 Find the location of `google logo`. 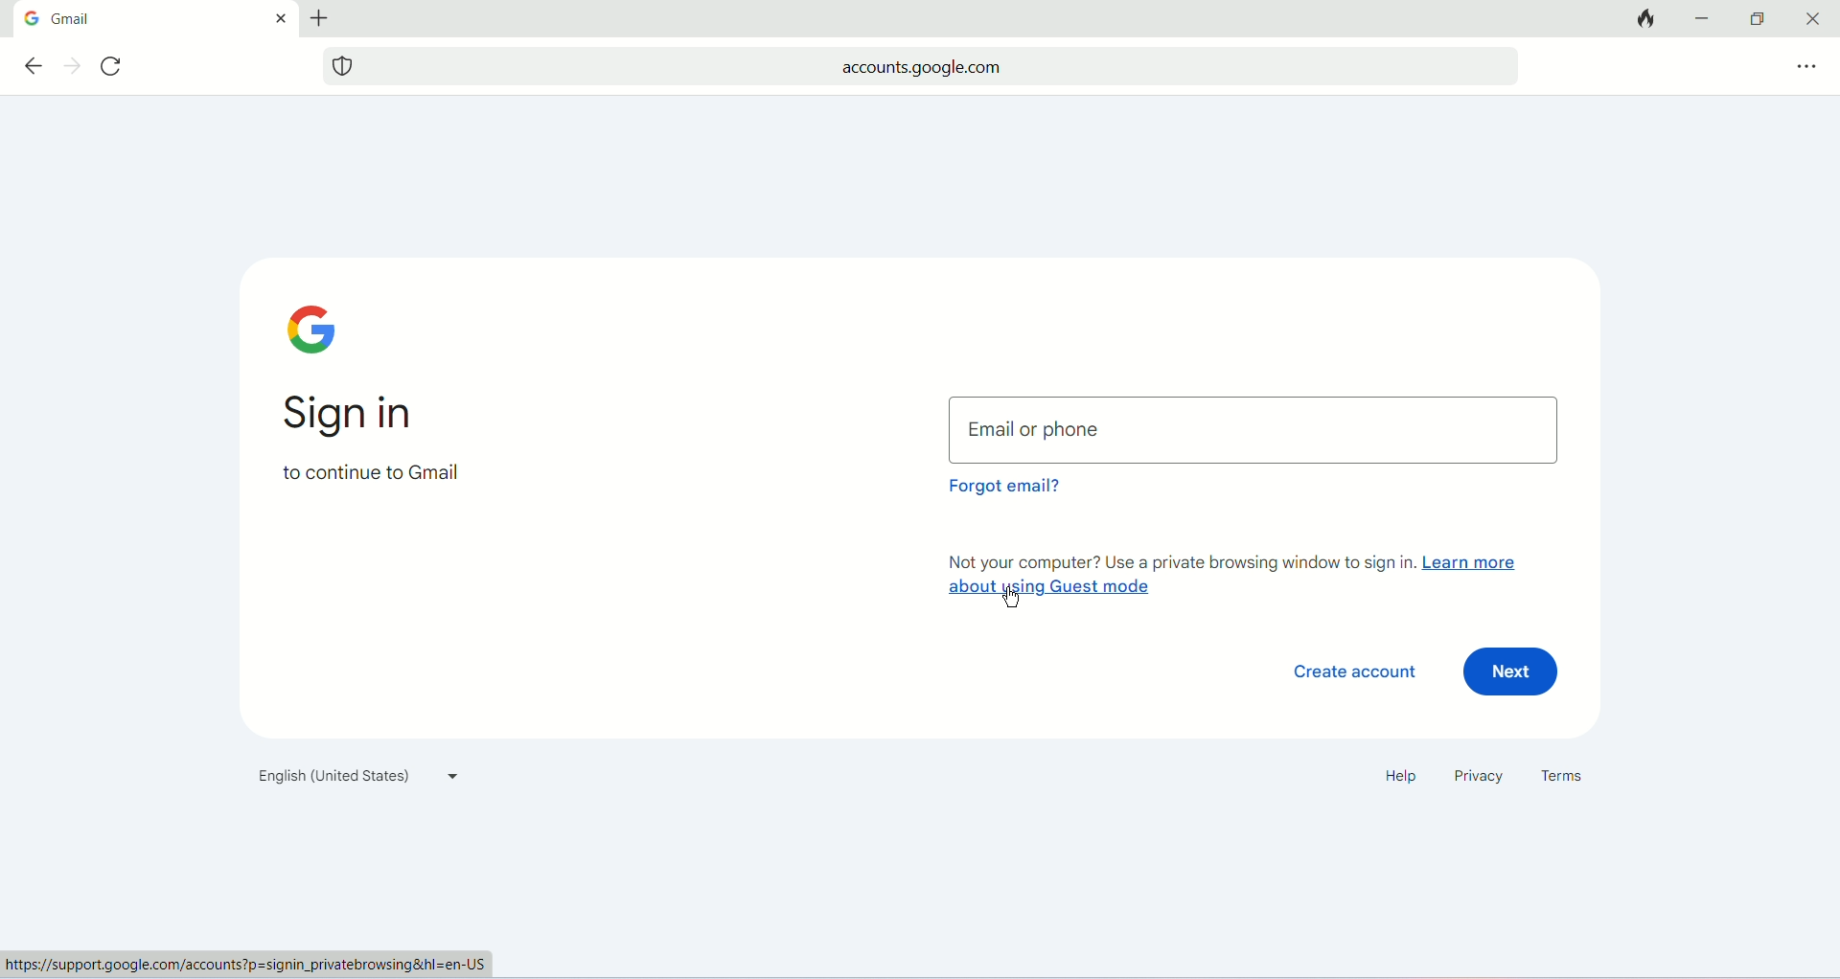

google logo is located at coordinates (31, 18).